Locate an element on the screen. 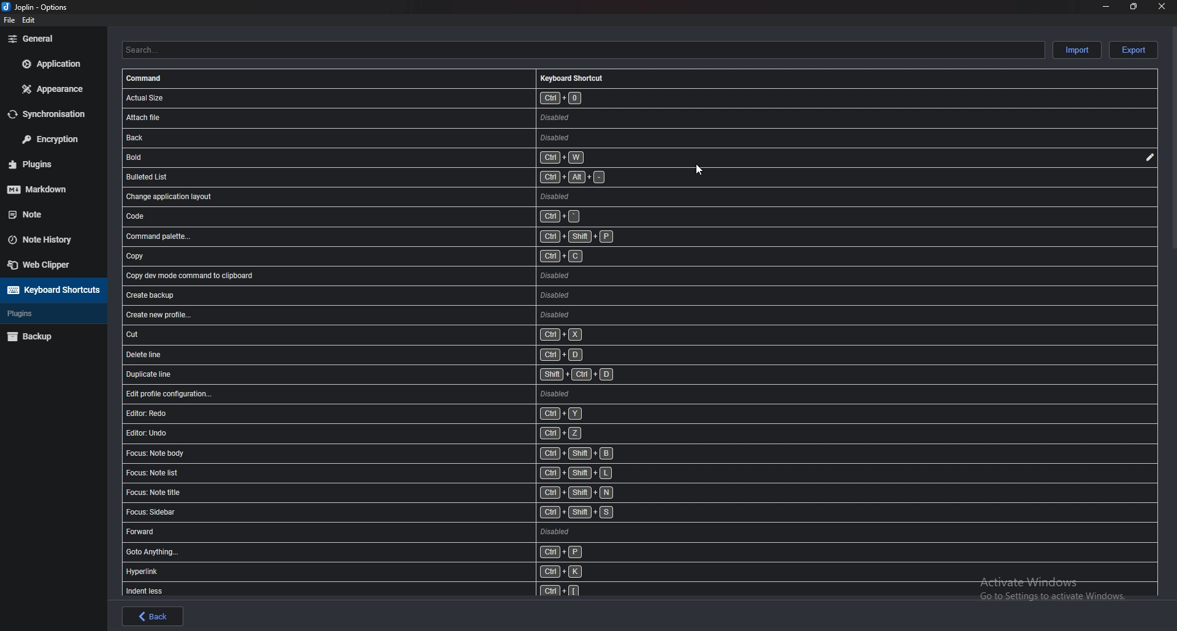  close is located at coordinates (1162, 6).